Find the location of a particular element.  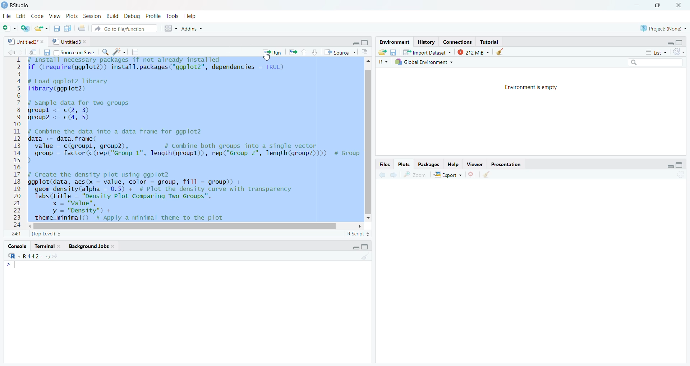

presentation is located at coordinates (510, 164).